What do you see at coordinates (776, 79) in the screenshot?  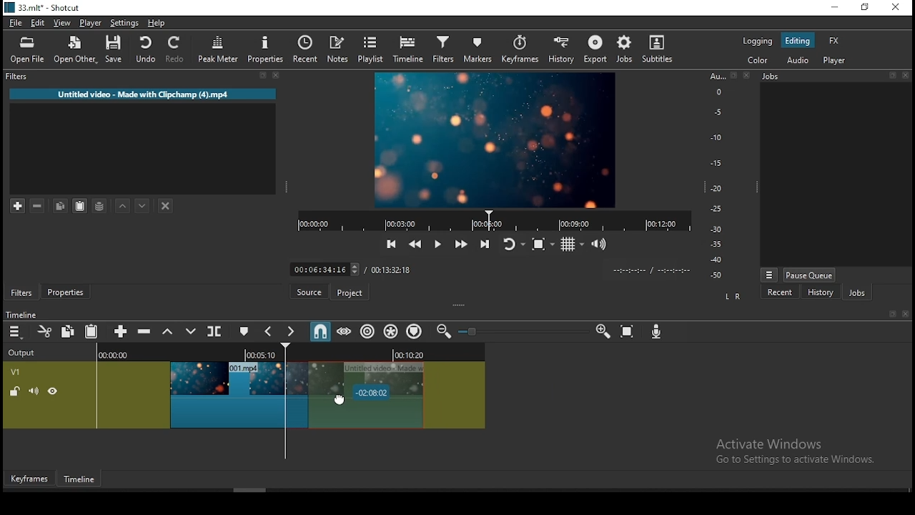 I see `Jobs` at bounding box center [776, 79].